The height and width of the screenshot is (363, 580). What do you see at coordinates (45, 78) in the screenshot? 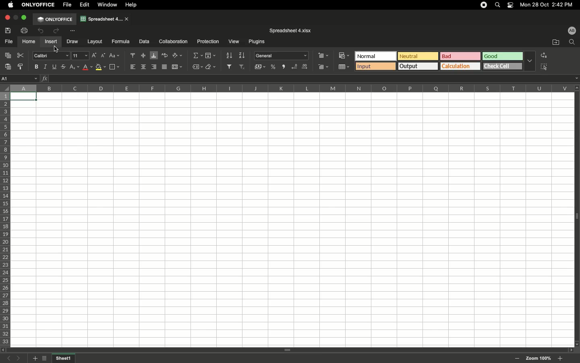
I see `Insert function` at bounding box center [45, 78].